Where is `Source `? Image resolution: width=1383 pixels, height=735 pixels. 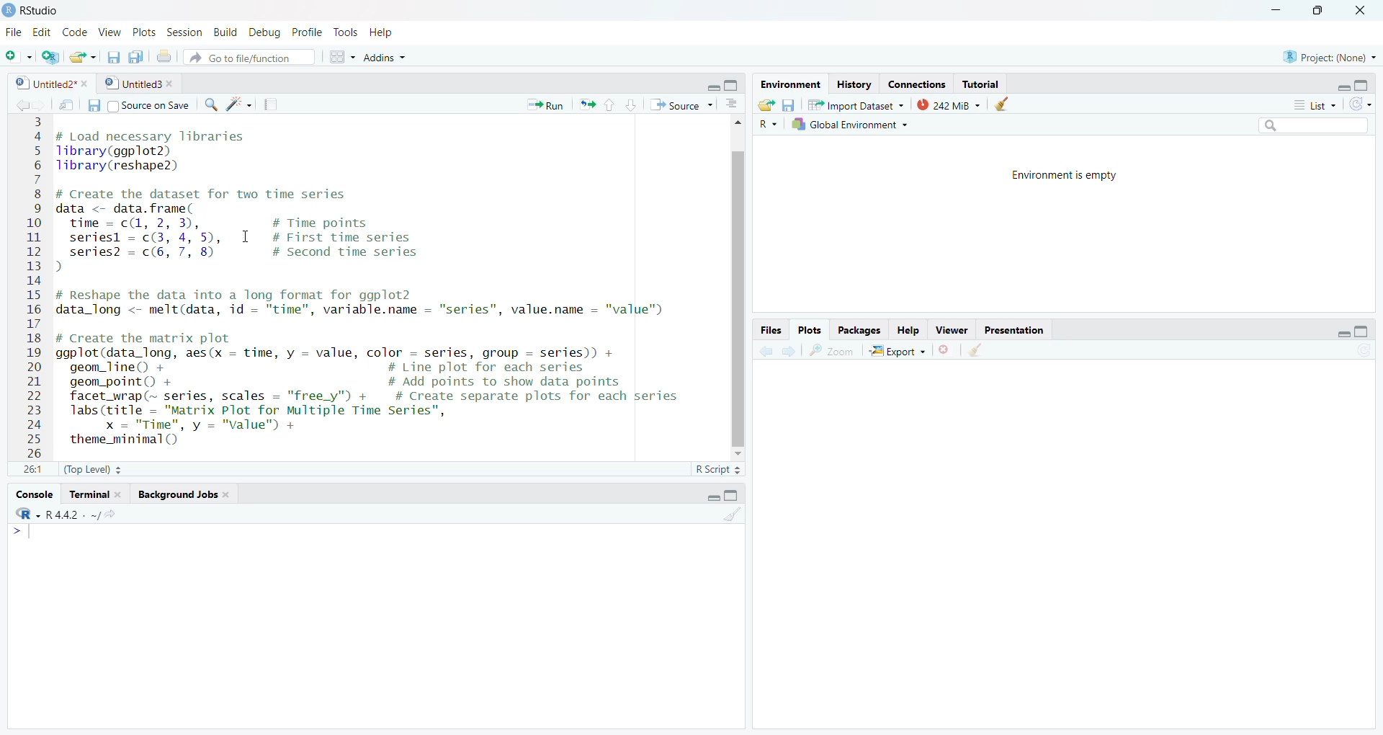
Source  is located at coordinates (683, 104).